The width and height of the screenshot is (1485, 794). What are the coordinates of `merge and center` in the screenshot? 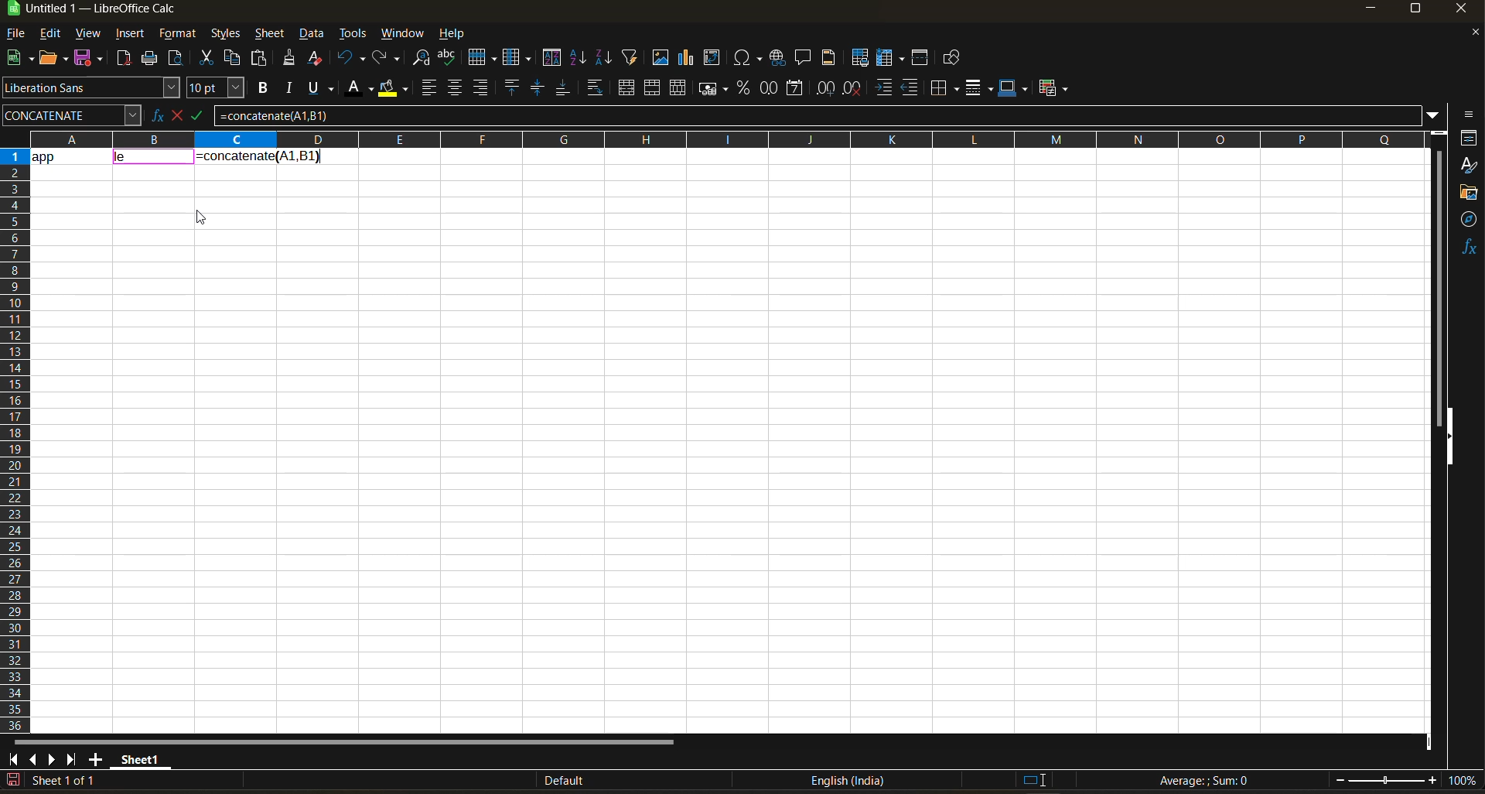 It's located at (626, 90).